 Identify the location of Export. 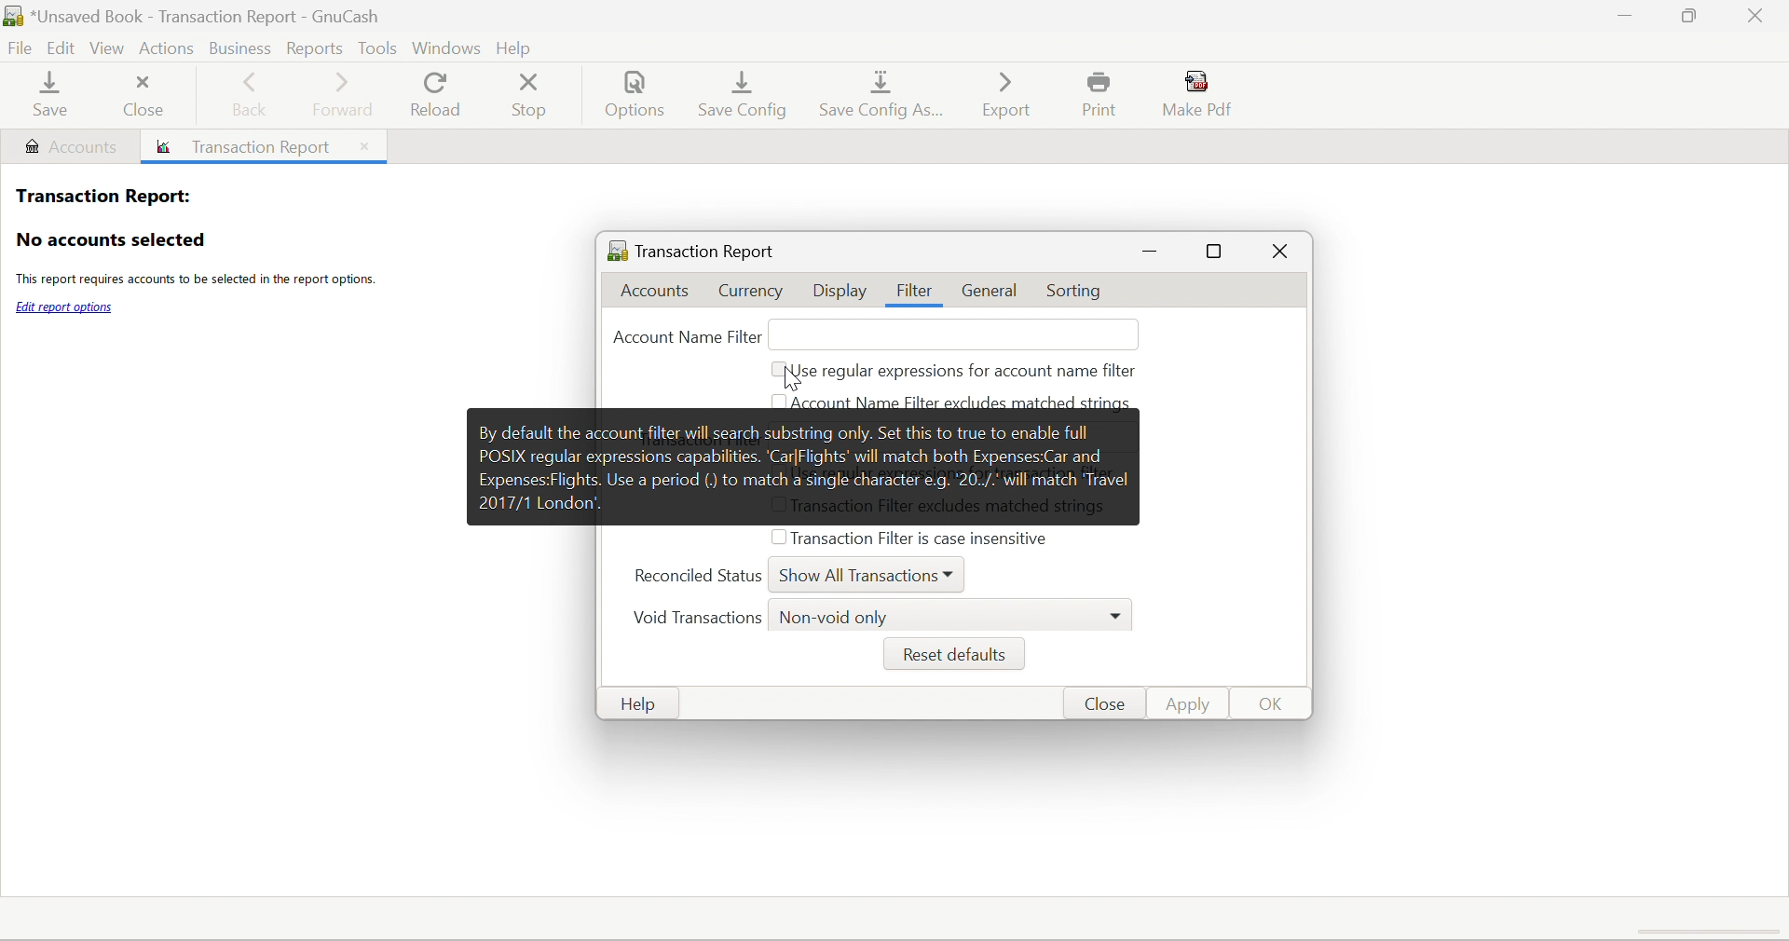
(1004, 93).